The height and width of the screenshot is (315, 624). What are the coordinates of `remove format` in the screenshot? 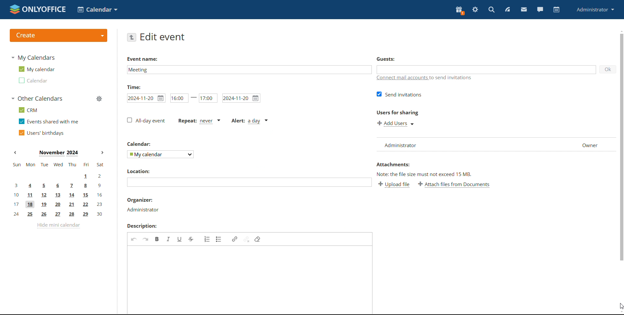 It's located at (257, 239).